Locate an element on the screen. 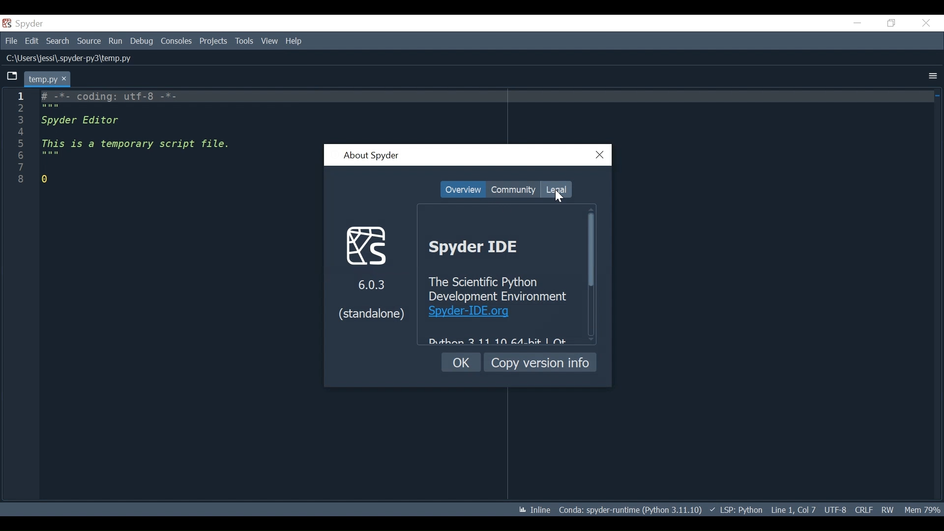 The height and width of the screenshot is (531, 944). Line 1, Col 7 is located at coordinates (793, 508).